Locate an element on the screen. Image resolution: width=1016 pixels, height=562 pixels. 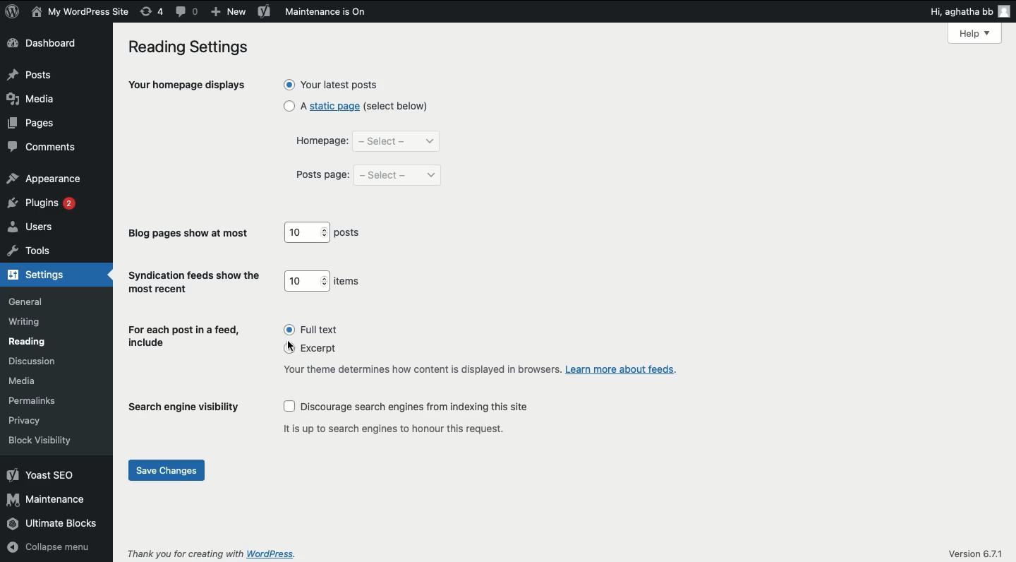
10 is located at coordinates (308, 231).